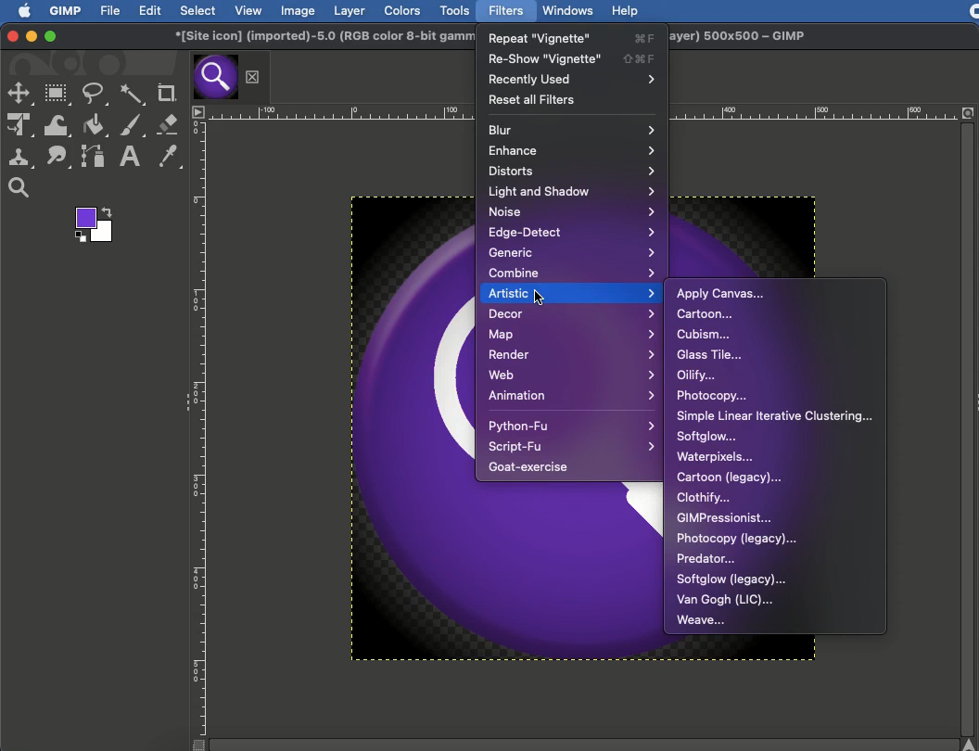  I want to click on Enhance, so click(570, 149).